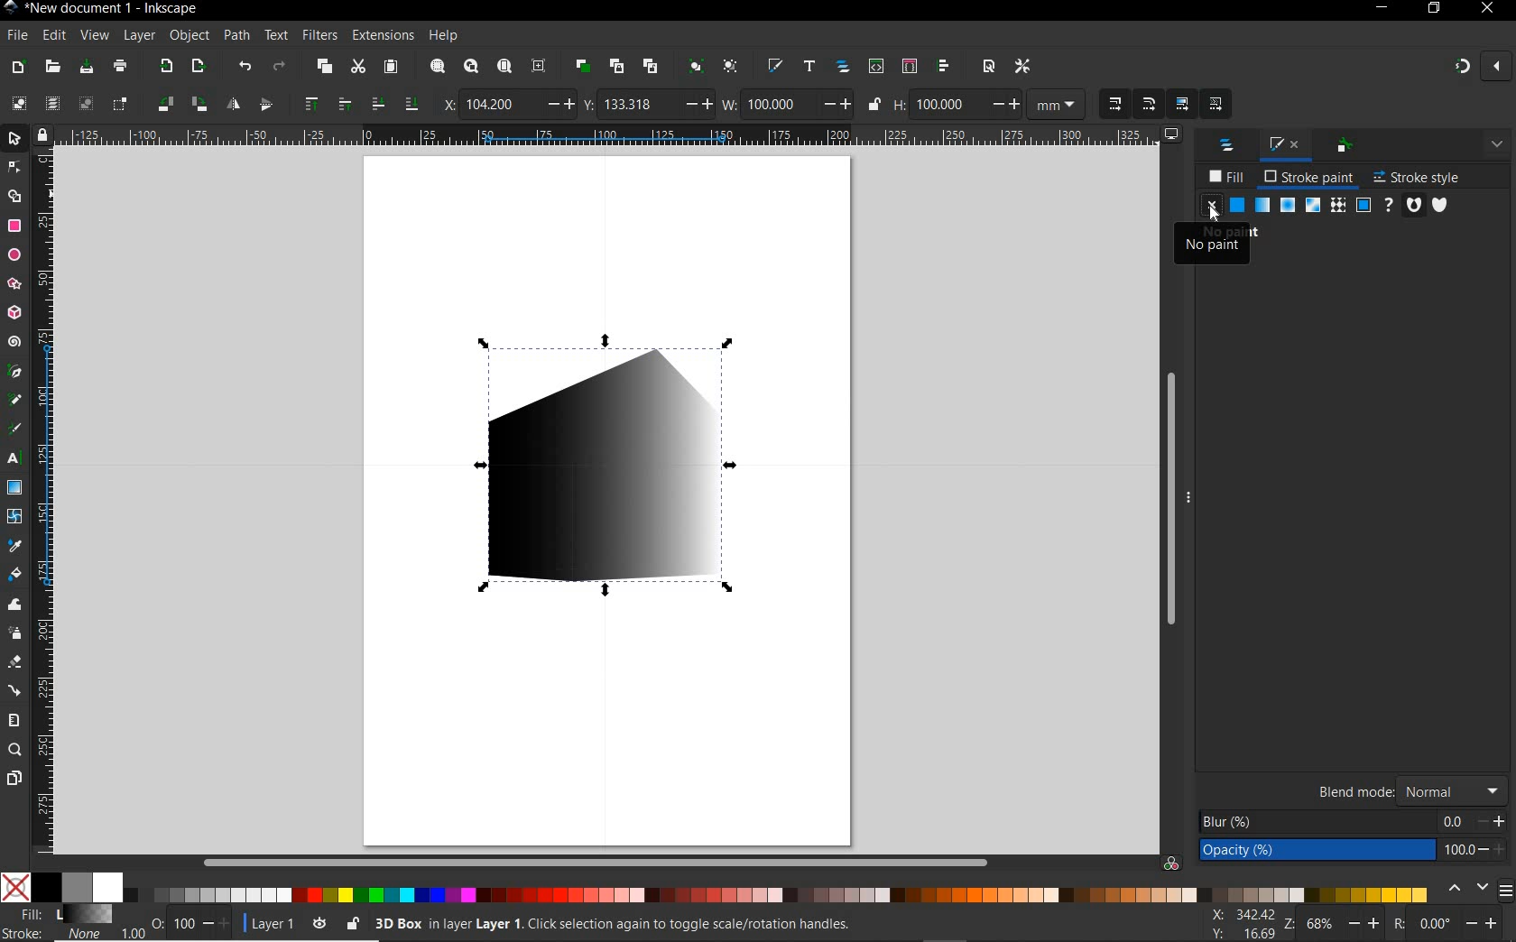 The height and width of the screenshot is (942, 1516). What do you see at coordinates (944, 66) in the screenshot?
I see `OPEN ALIGN AND DISTRIBUTE` at bounding box center [944, 66].